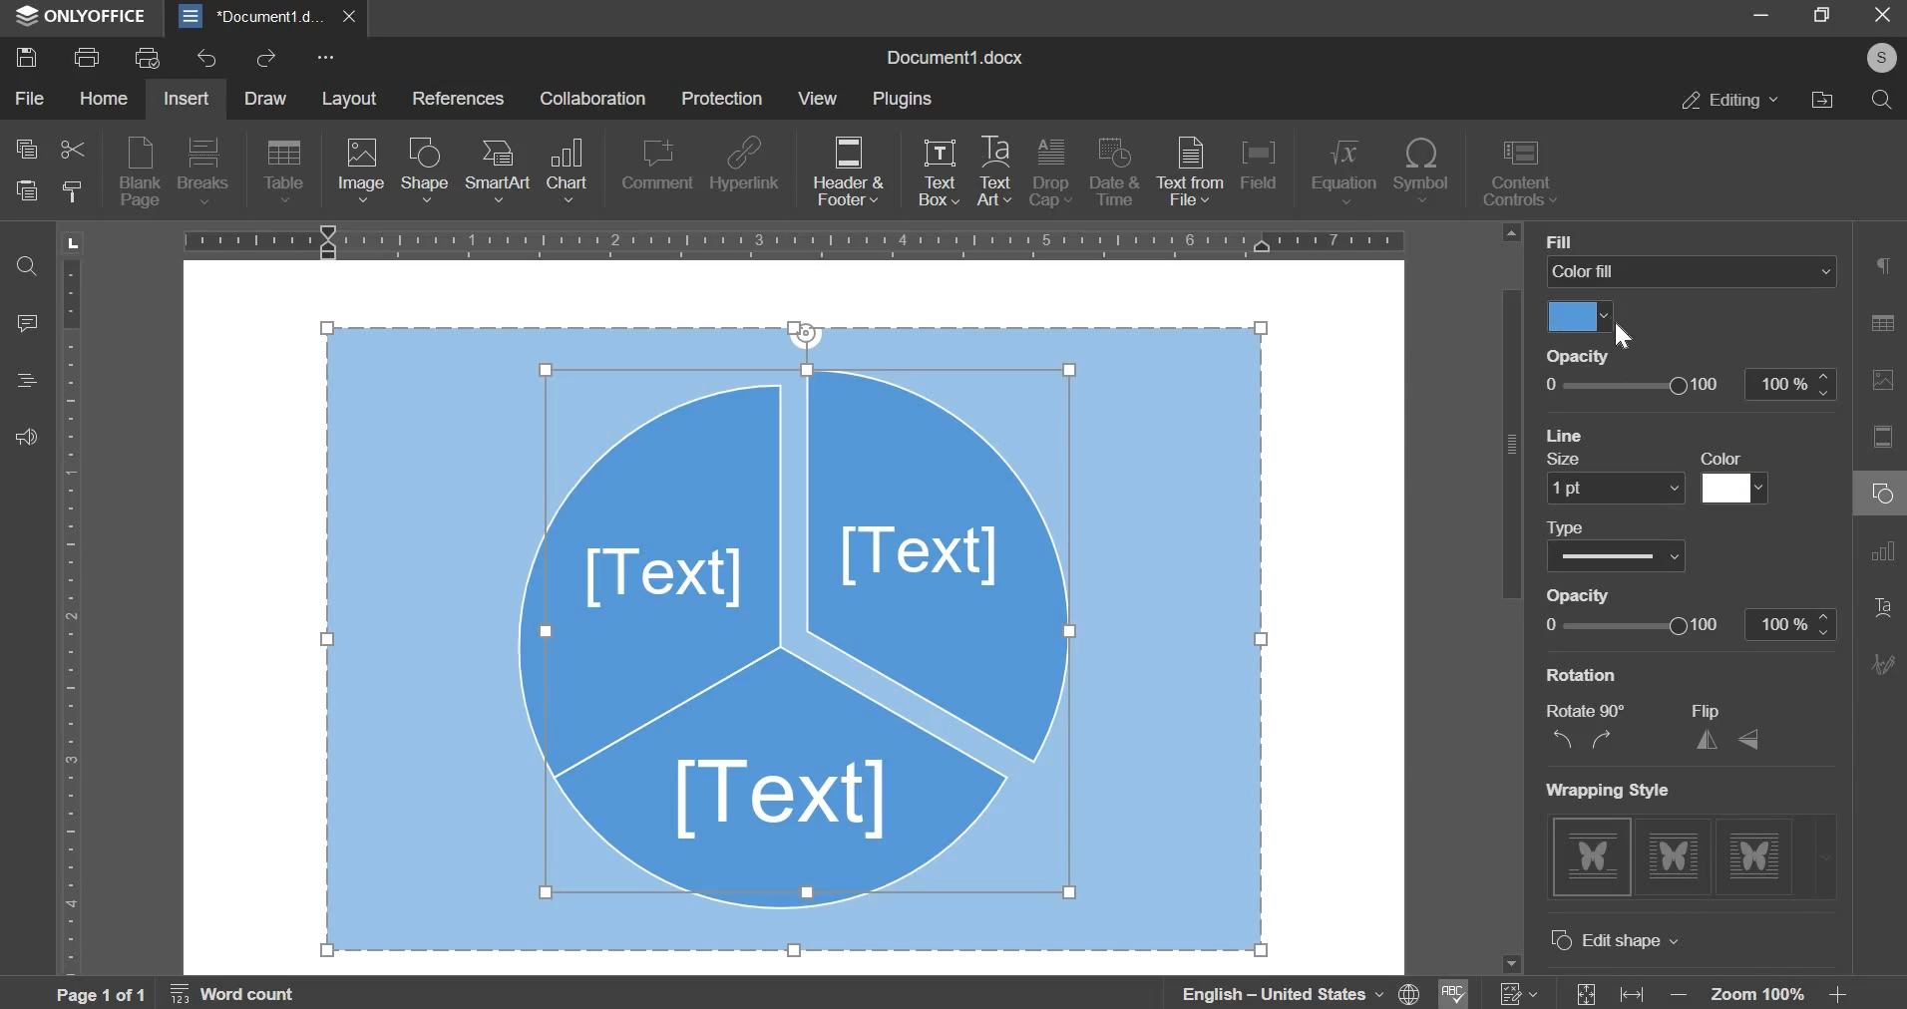 Image resolution: width=1907 pixels, height=1009 pixels. I want to click on home, so click(103, 101).